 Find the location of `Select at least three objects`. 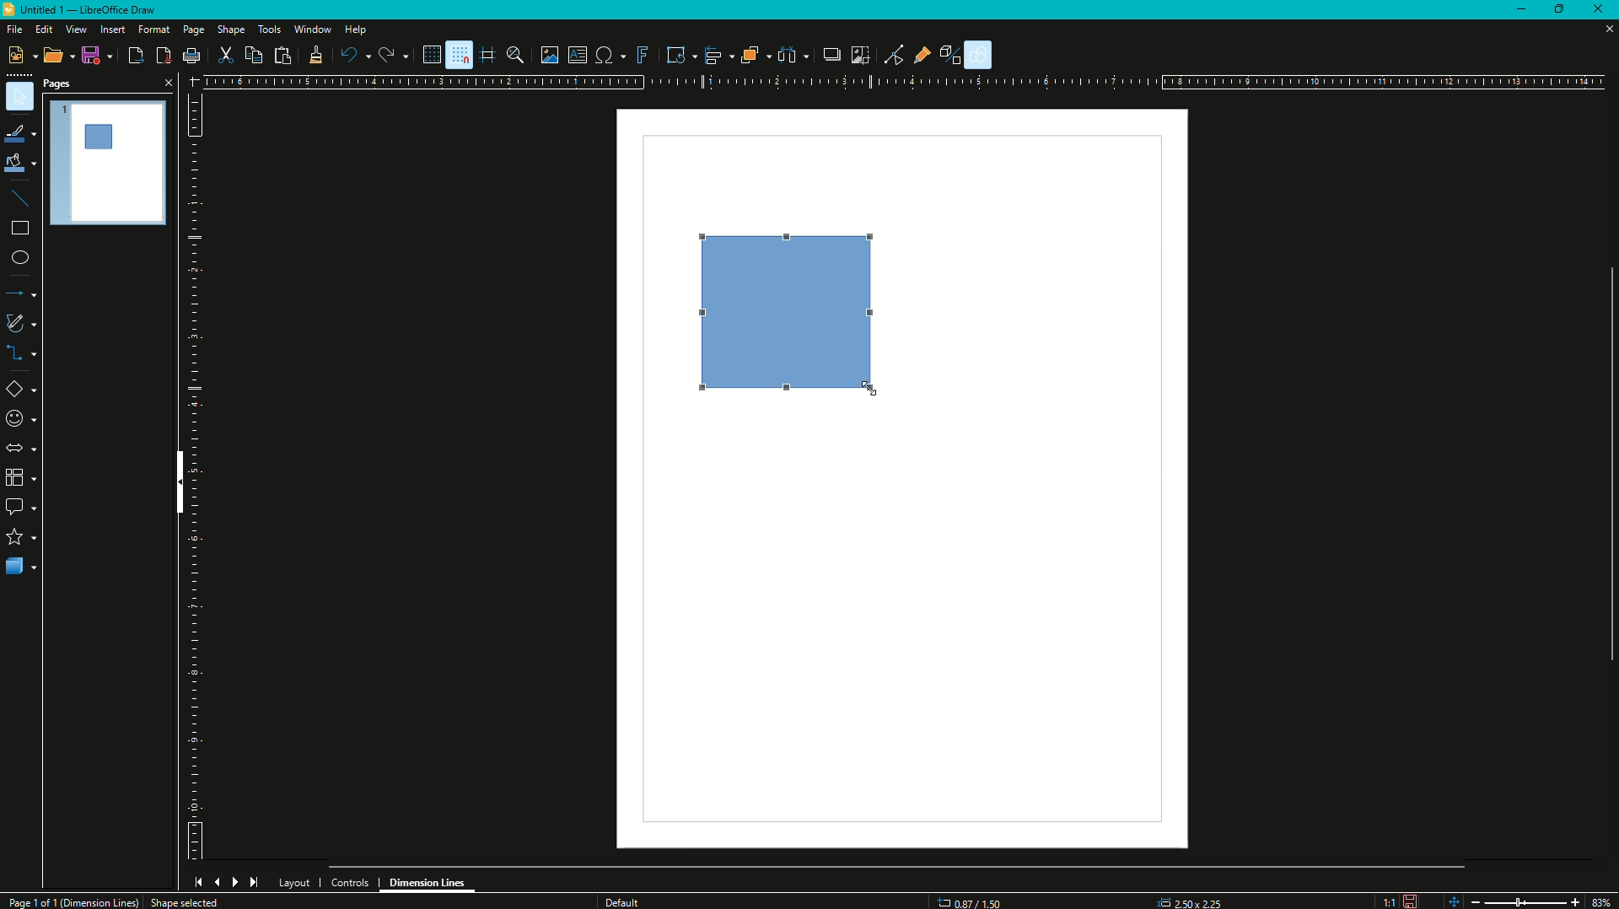

Select at least three objects is located at coordinates (793, 53).